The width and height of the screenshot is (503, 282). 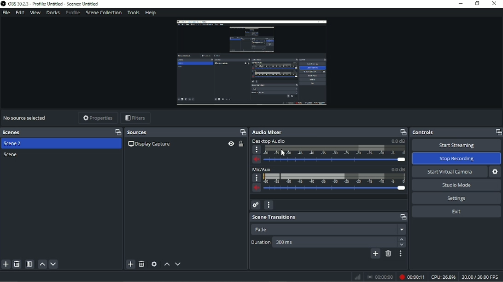 I want to click on Add scene, so click(x=6, y=264).